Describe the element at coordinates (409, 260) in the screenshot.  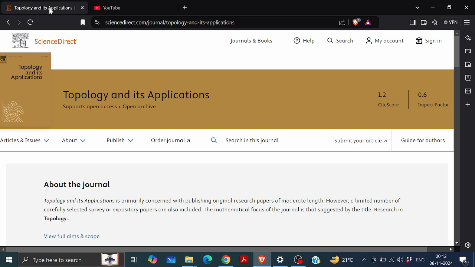
I see `Dropbox` at that location.